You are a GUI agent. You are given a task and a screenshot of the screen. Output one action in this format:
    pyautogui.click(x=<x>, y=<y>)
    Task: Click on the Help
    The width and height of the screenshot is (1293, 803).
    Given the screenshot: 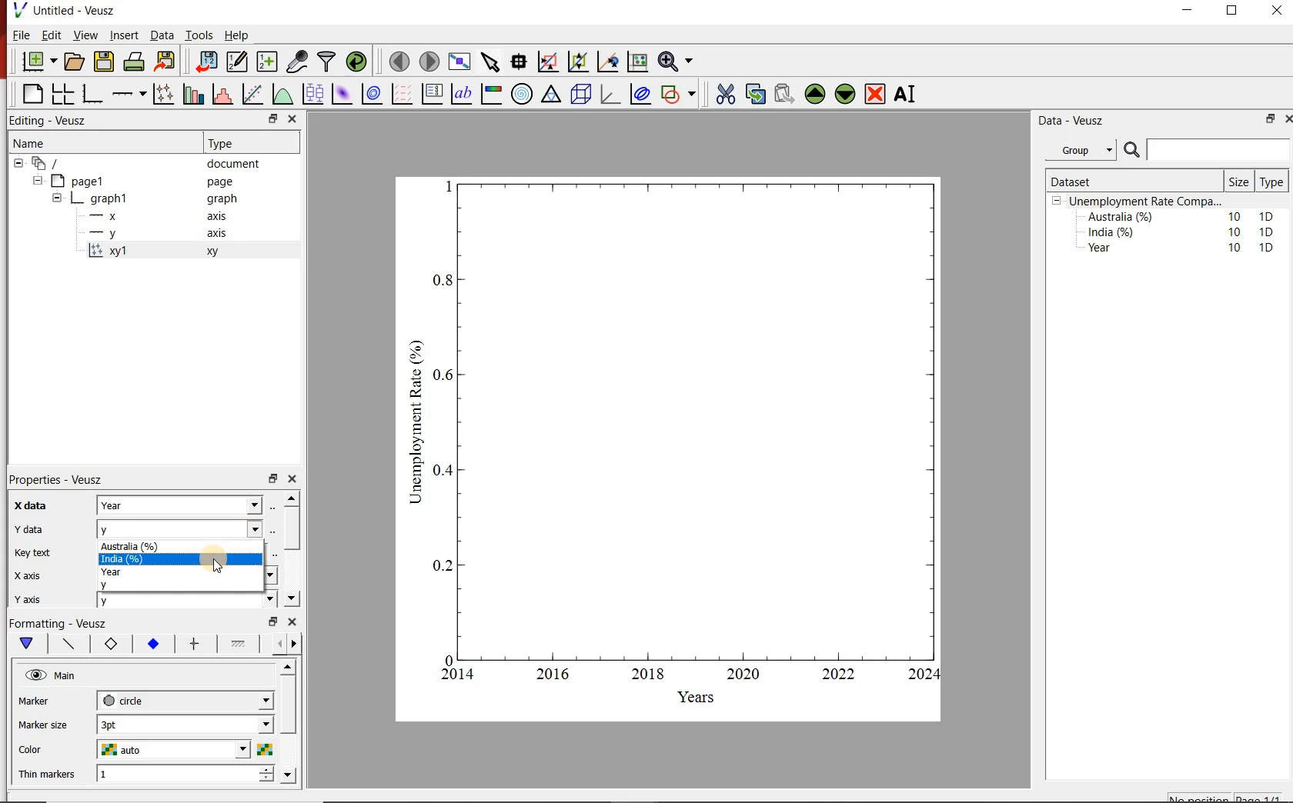 What is the action you would take?
    pyautogui.click(x=237, y=35)
    